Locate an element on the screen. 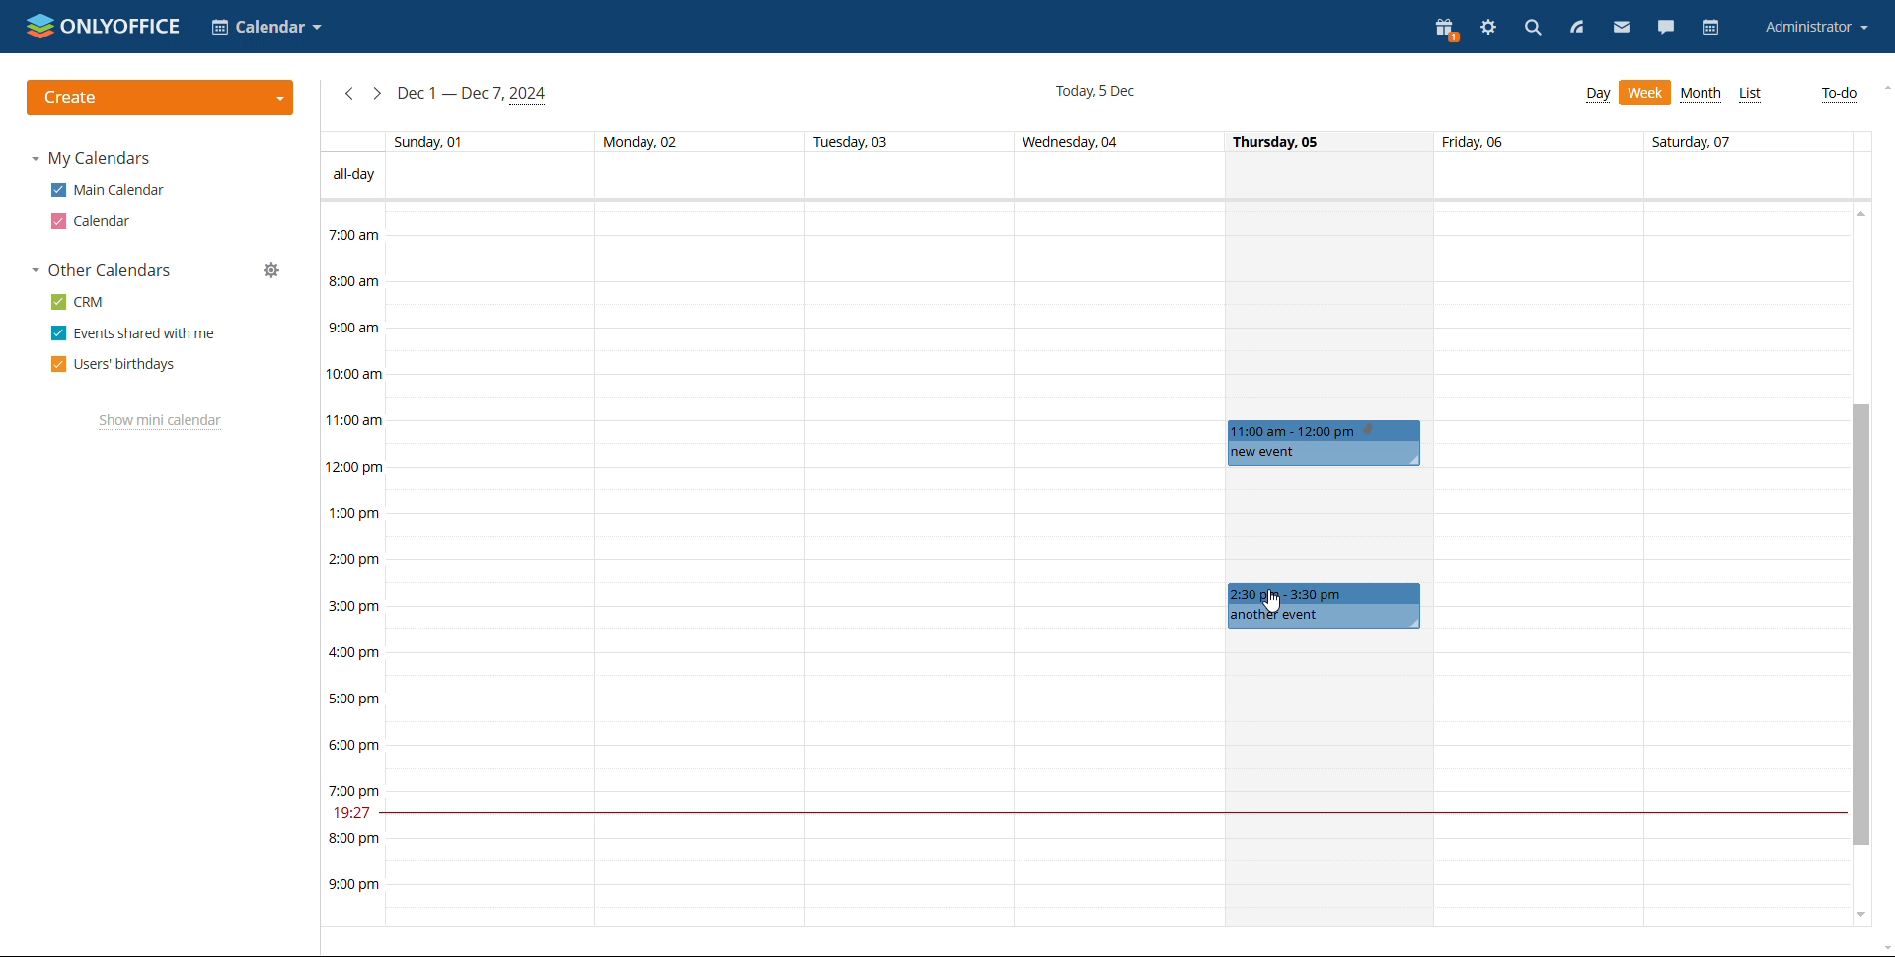 The height and width of the screenshot is (957, 1895). 6:00 pm is located at coordinates (352, 746).